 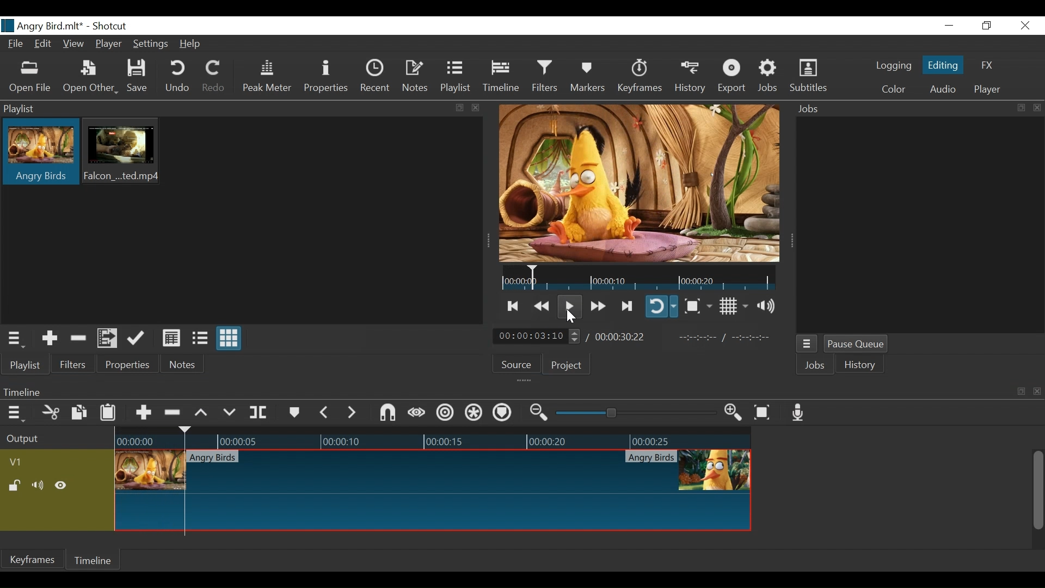 I want to click on Timeline, so click(x=501, y=78).